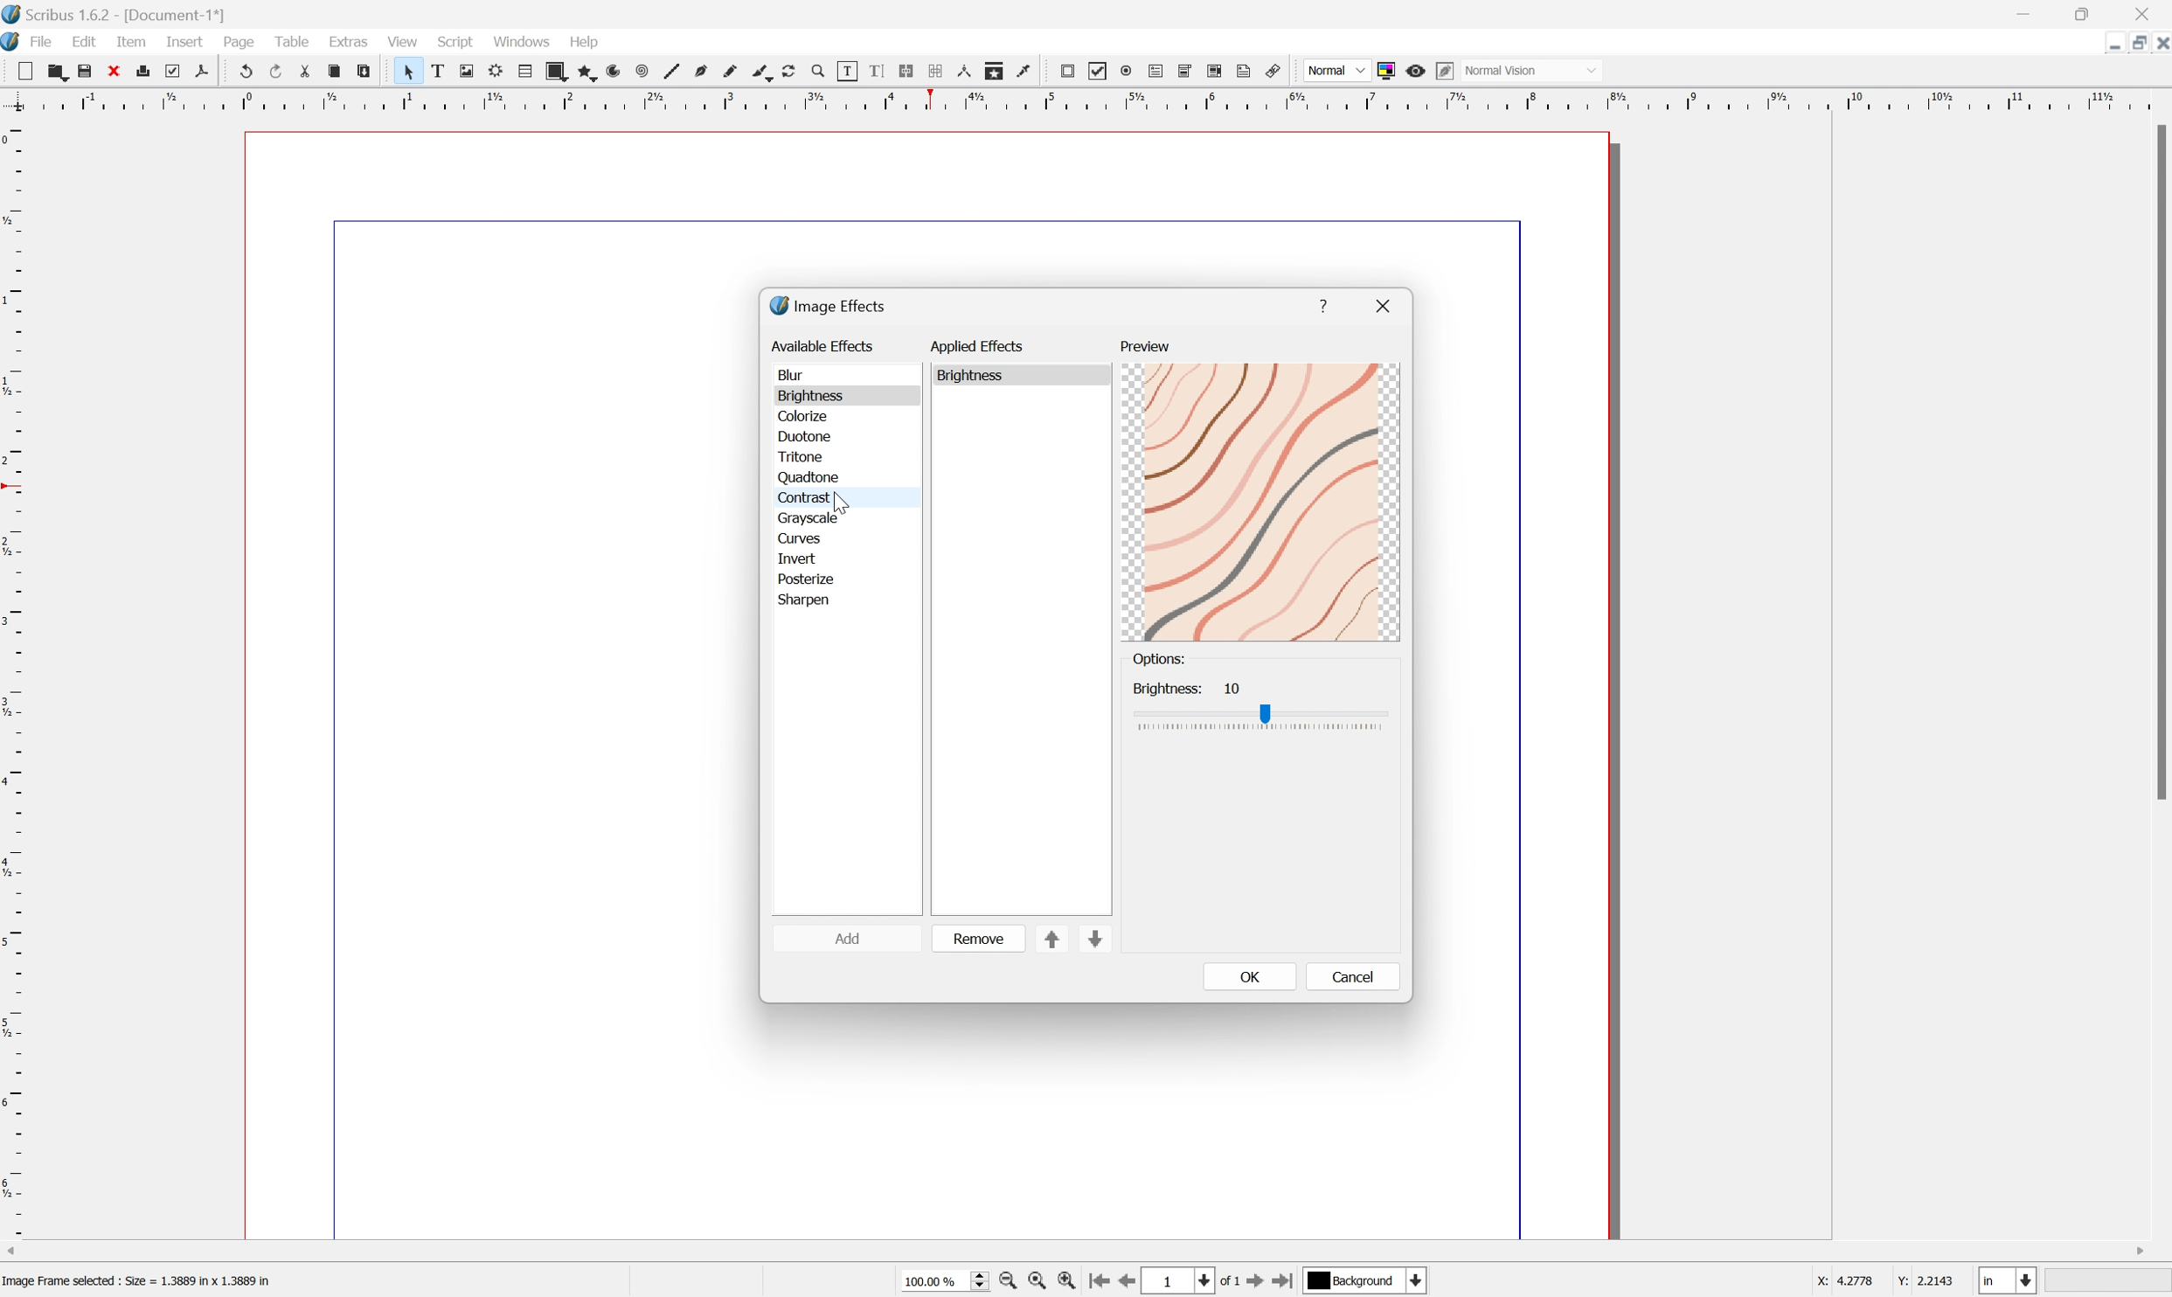 This screenshot has height=1297, width=2172. Describe the element at coordinates (116, 71) in the screenshot. I see `Close` at that location.